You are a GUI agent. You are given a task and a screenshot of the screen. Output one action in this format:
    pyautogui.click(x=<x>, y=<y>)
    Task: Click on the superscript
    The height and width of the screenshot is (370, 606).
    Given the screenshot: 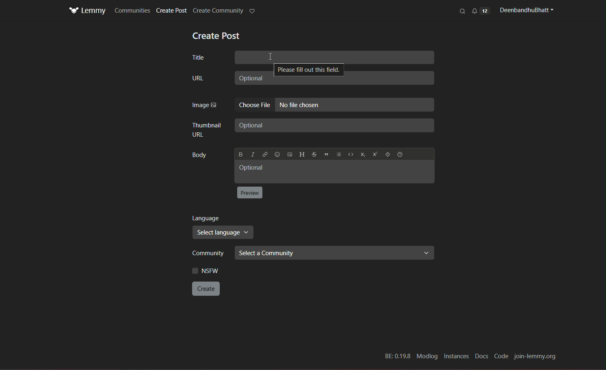 What is the action you would take?
    pyautogui.click(x=374, y=154)
    